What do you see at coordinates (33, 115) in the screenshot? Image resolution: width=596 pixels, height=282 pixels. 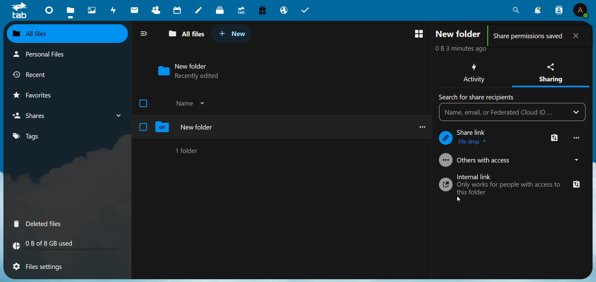 I see `Shares` at bounding box center [33, 115].